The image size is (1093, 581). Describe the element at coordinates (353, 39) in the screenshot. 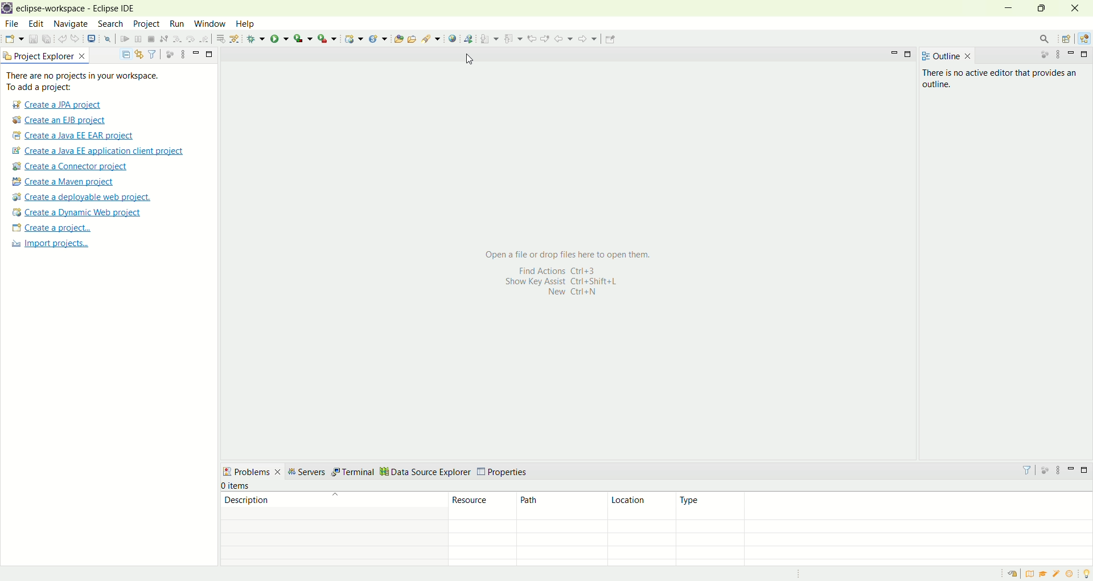

I see `create a dynamic web project` at that location.